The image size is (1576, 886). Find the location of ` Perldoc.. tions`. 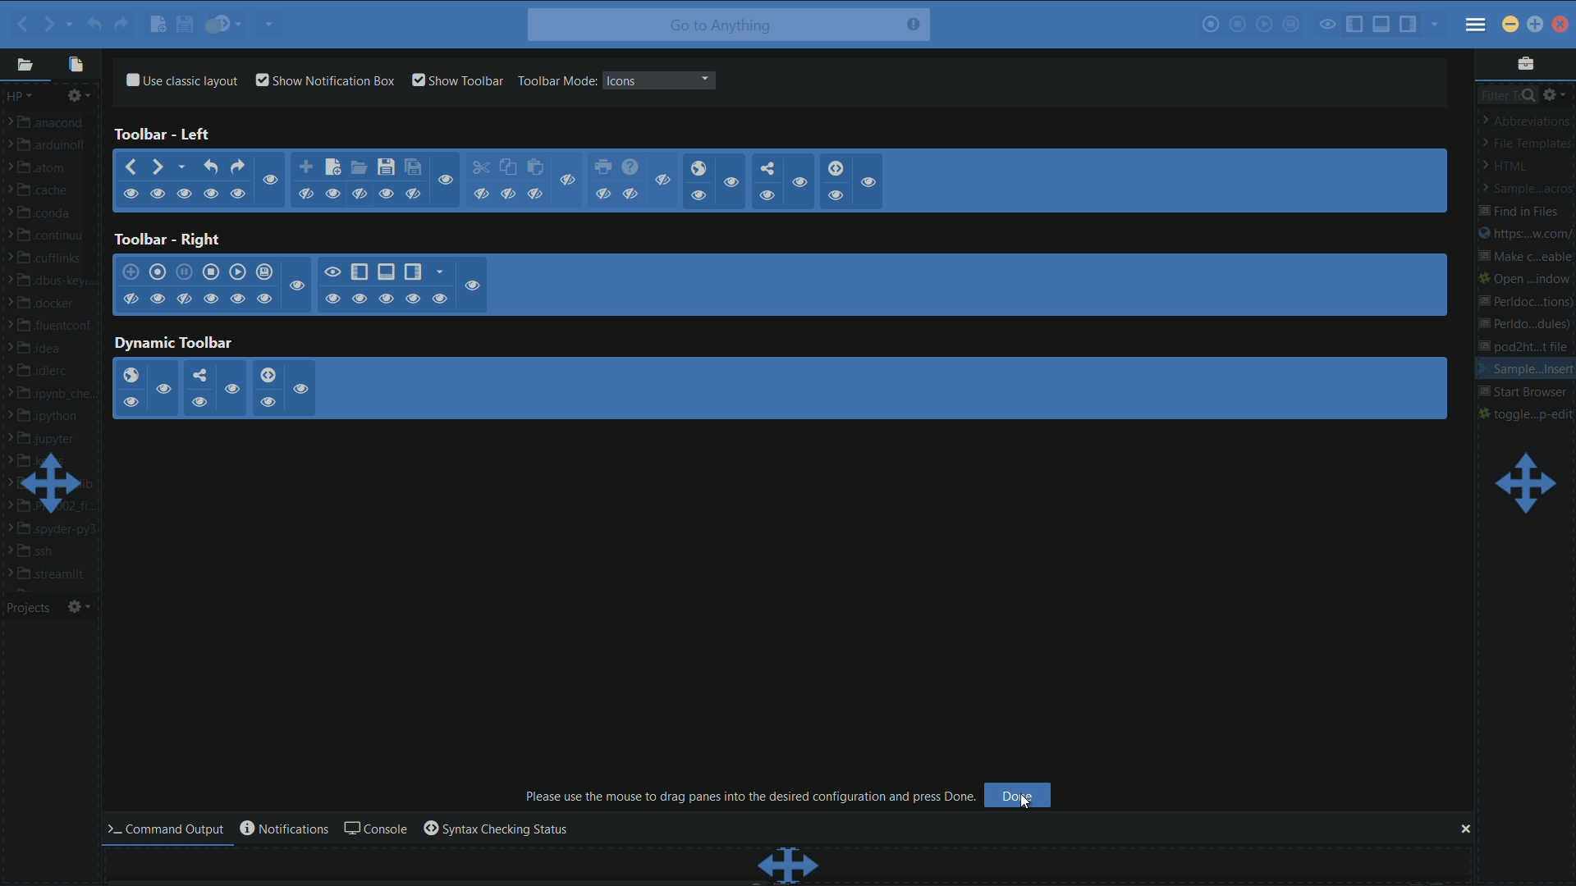

 Perldoc.. tions is located at coordinates (1525, 299).